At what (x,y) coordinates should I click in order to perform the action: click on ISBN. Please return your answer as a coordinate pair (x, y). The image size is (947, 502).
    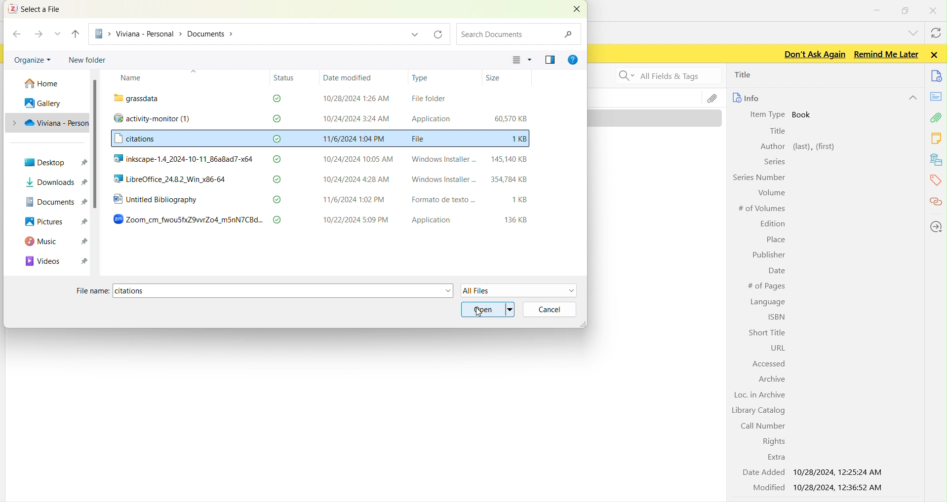
    Looking at the image, I should click on (774, 317).